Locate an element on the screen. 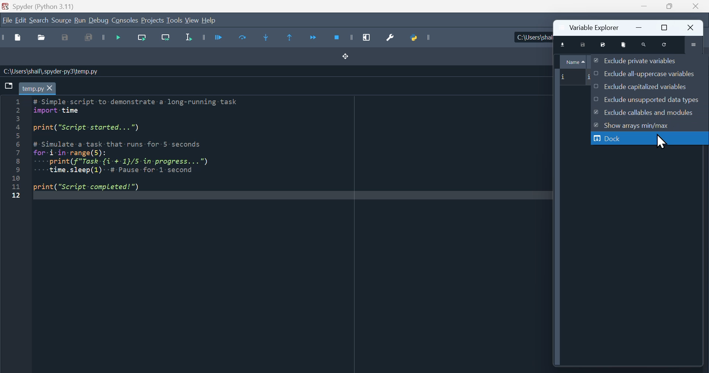 Image resolution: width=709 pixels, height=373 pixels. code is located at coordinates (145, 148).